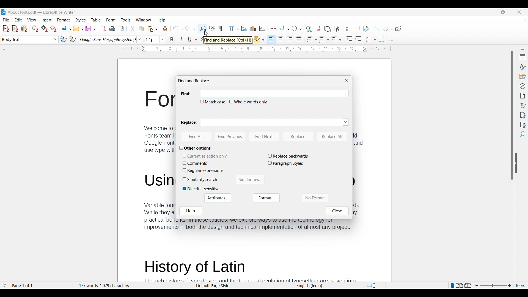 The image size is (528, 297). Describe the element at coordinates (477, 285) in the screenshot. I see `Zoom out` at that location.